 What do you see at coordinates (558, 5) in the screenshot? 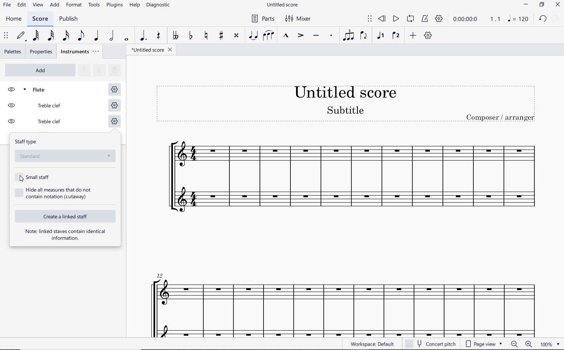
I see `CLOSE` at bounding box center [558, 5].